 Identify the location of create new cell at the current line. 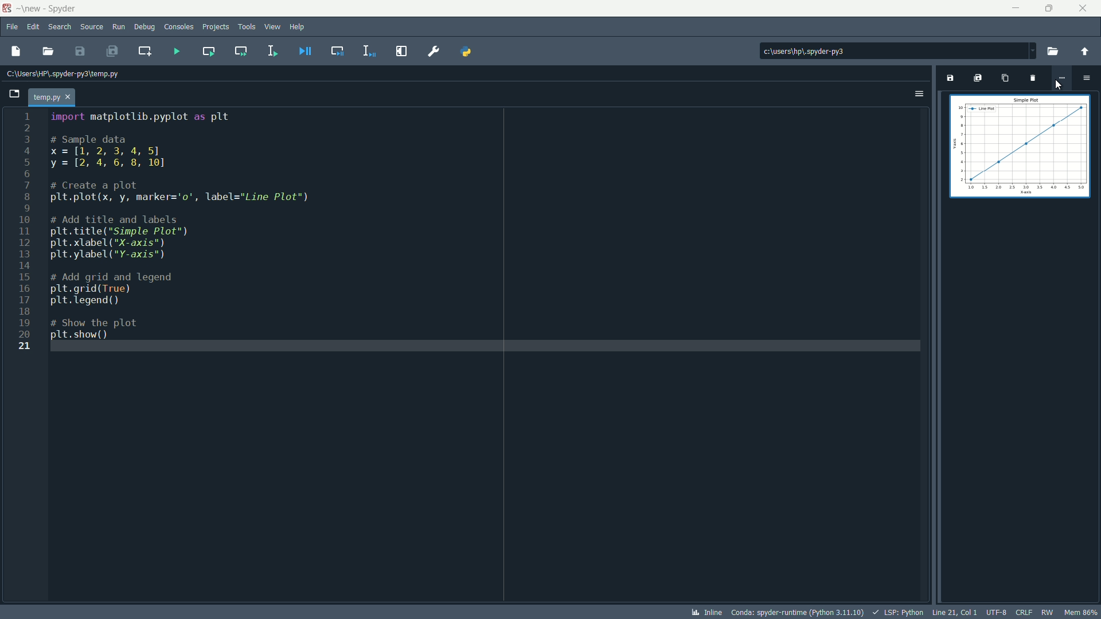
(146, 49).